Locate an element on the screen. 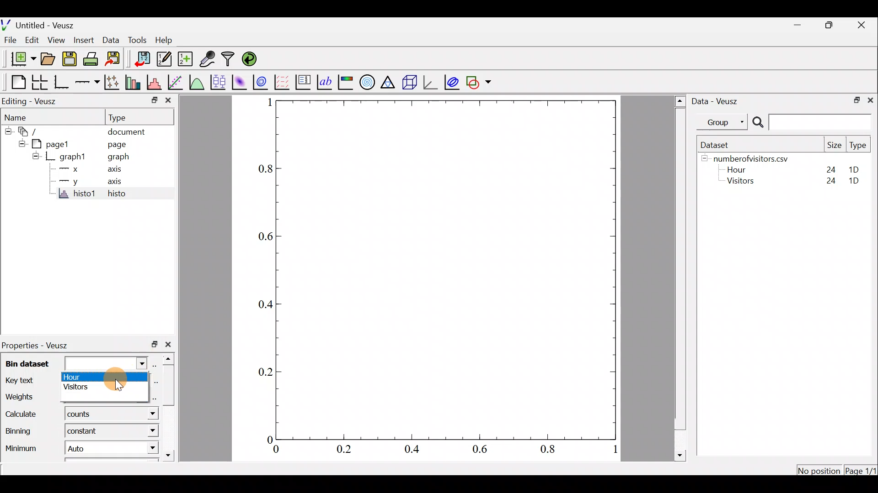 This screenshot has width=878, height=493. close is located at coordinates (168, 101).